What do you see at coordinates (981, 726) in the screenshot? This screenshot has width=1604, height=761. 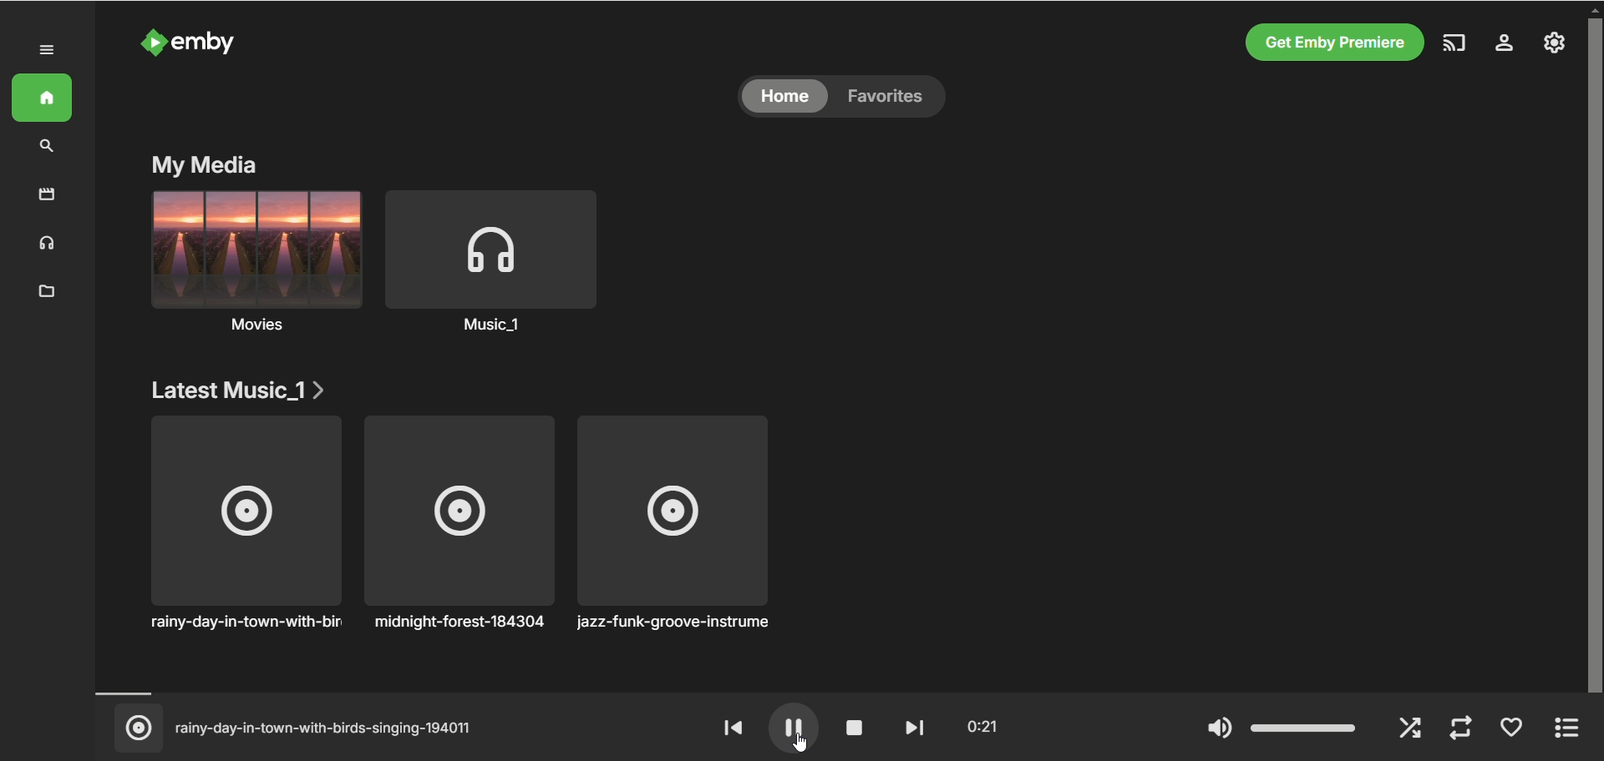 I see `played time` at bounding box center [981, 726].